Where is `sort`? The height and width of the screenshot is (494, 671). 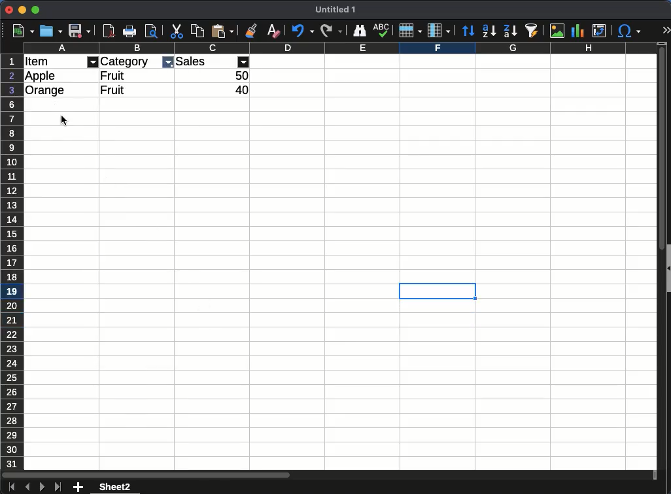
sort is located at coordinates (468, 29).